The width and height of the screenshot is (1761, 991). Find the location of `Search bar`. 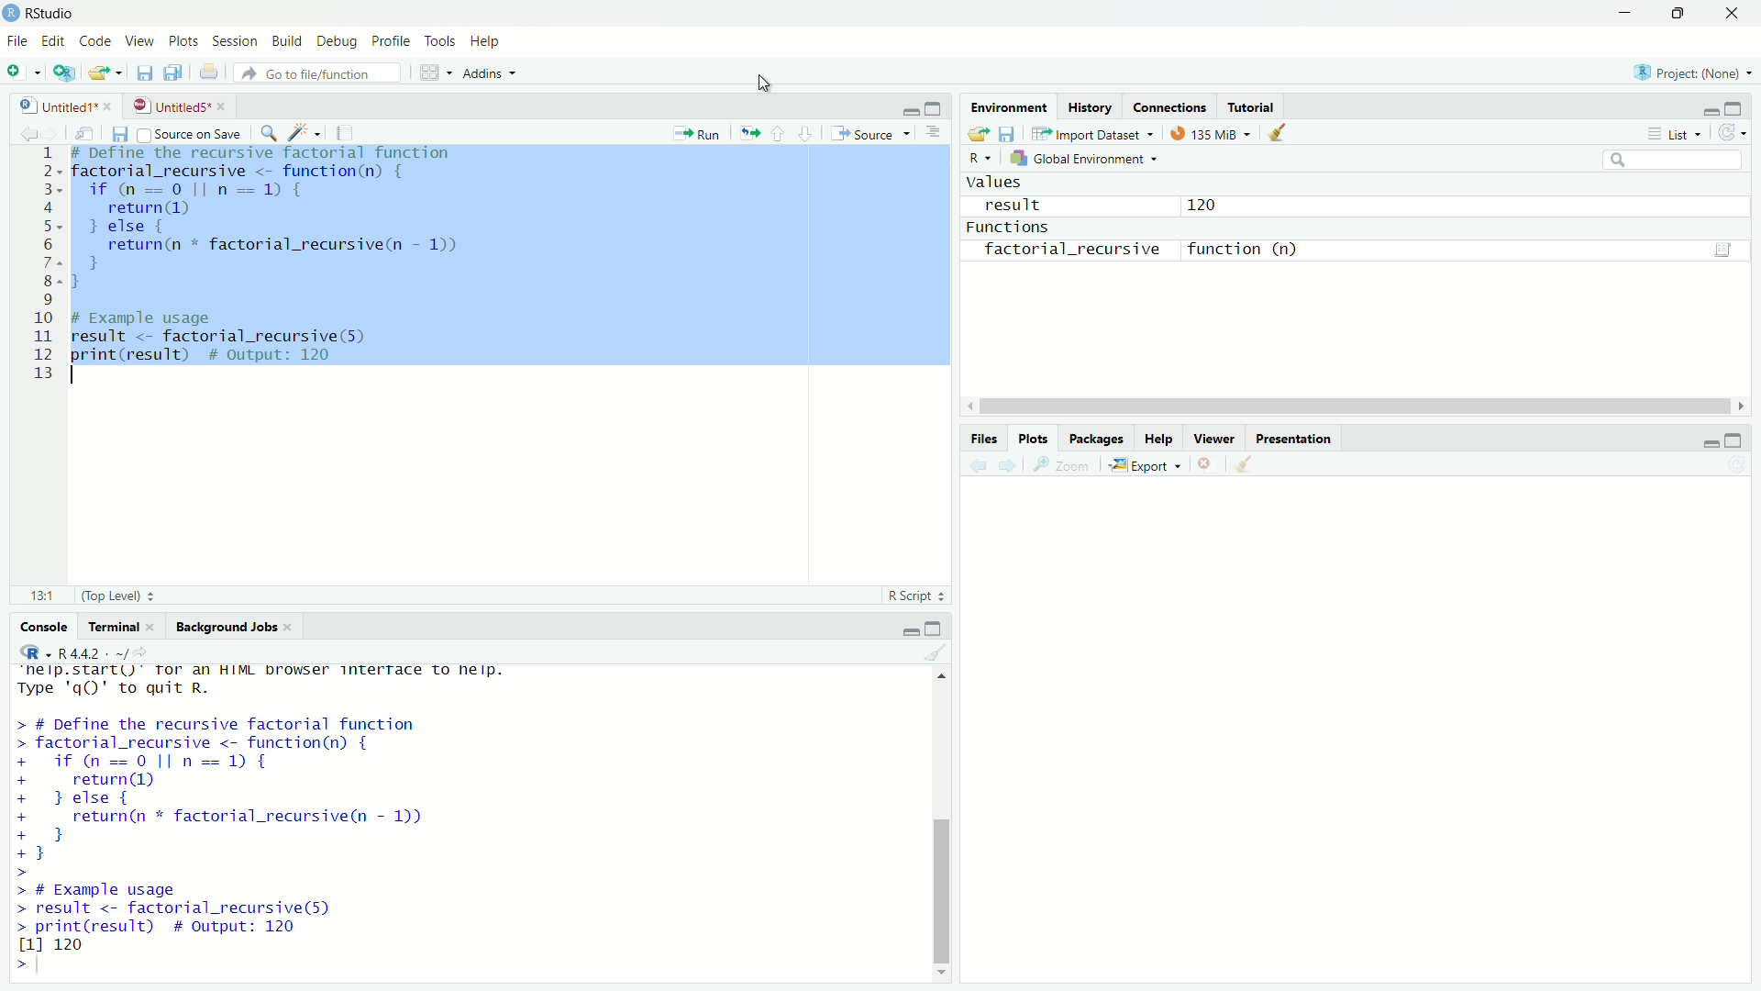

Search bar is located at coordinates (1678, 162).